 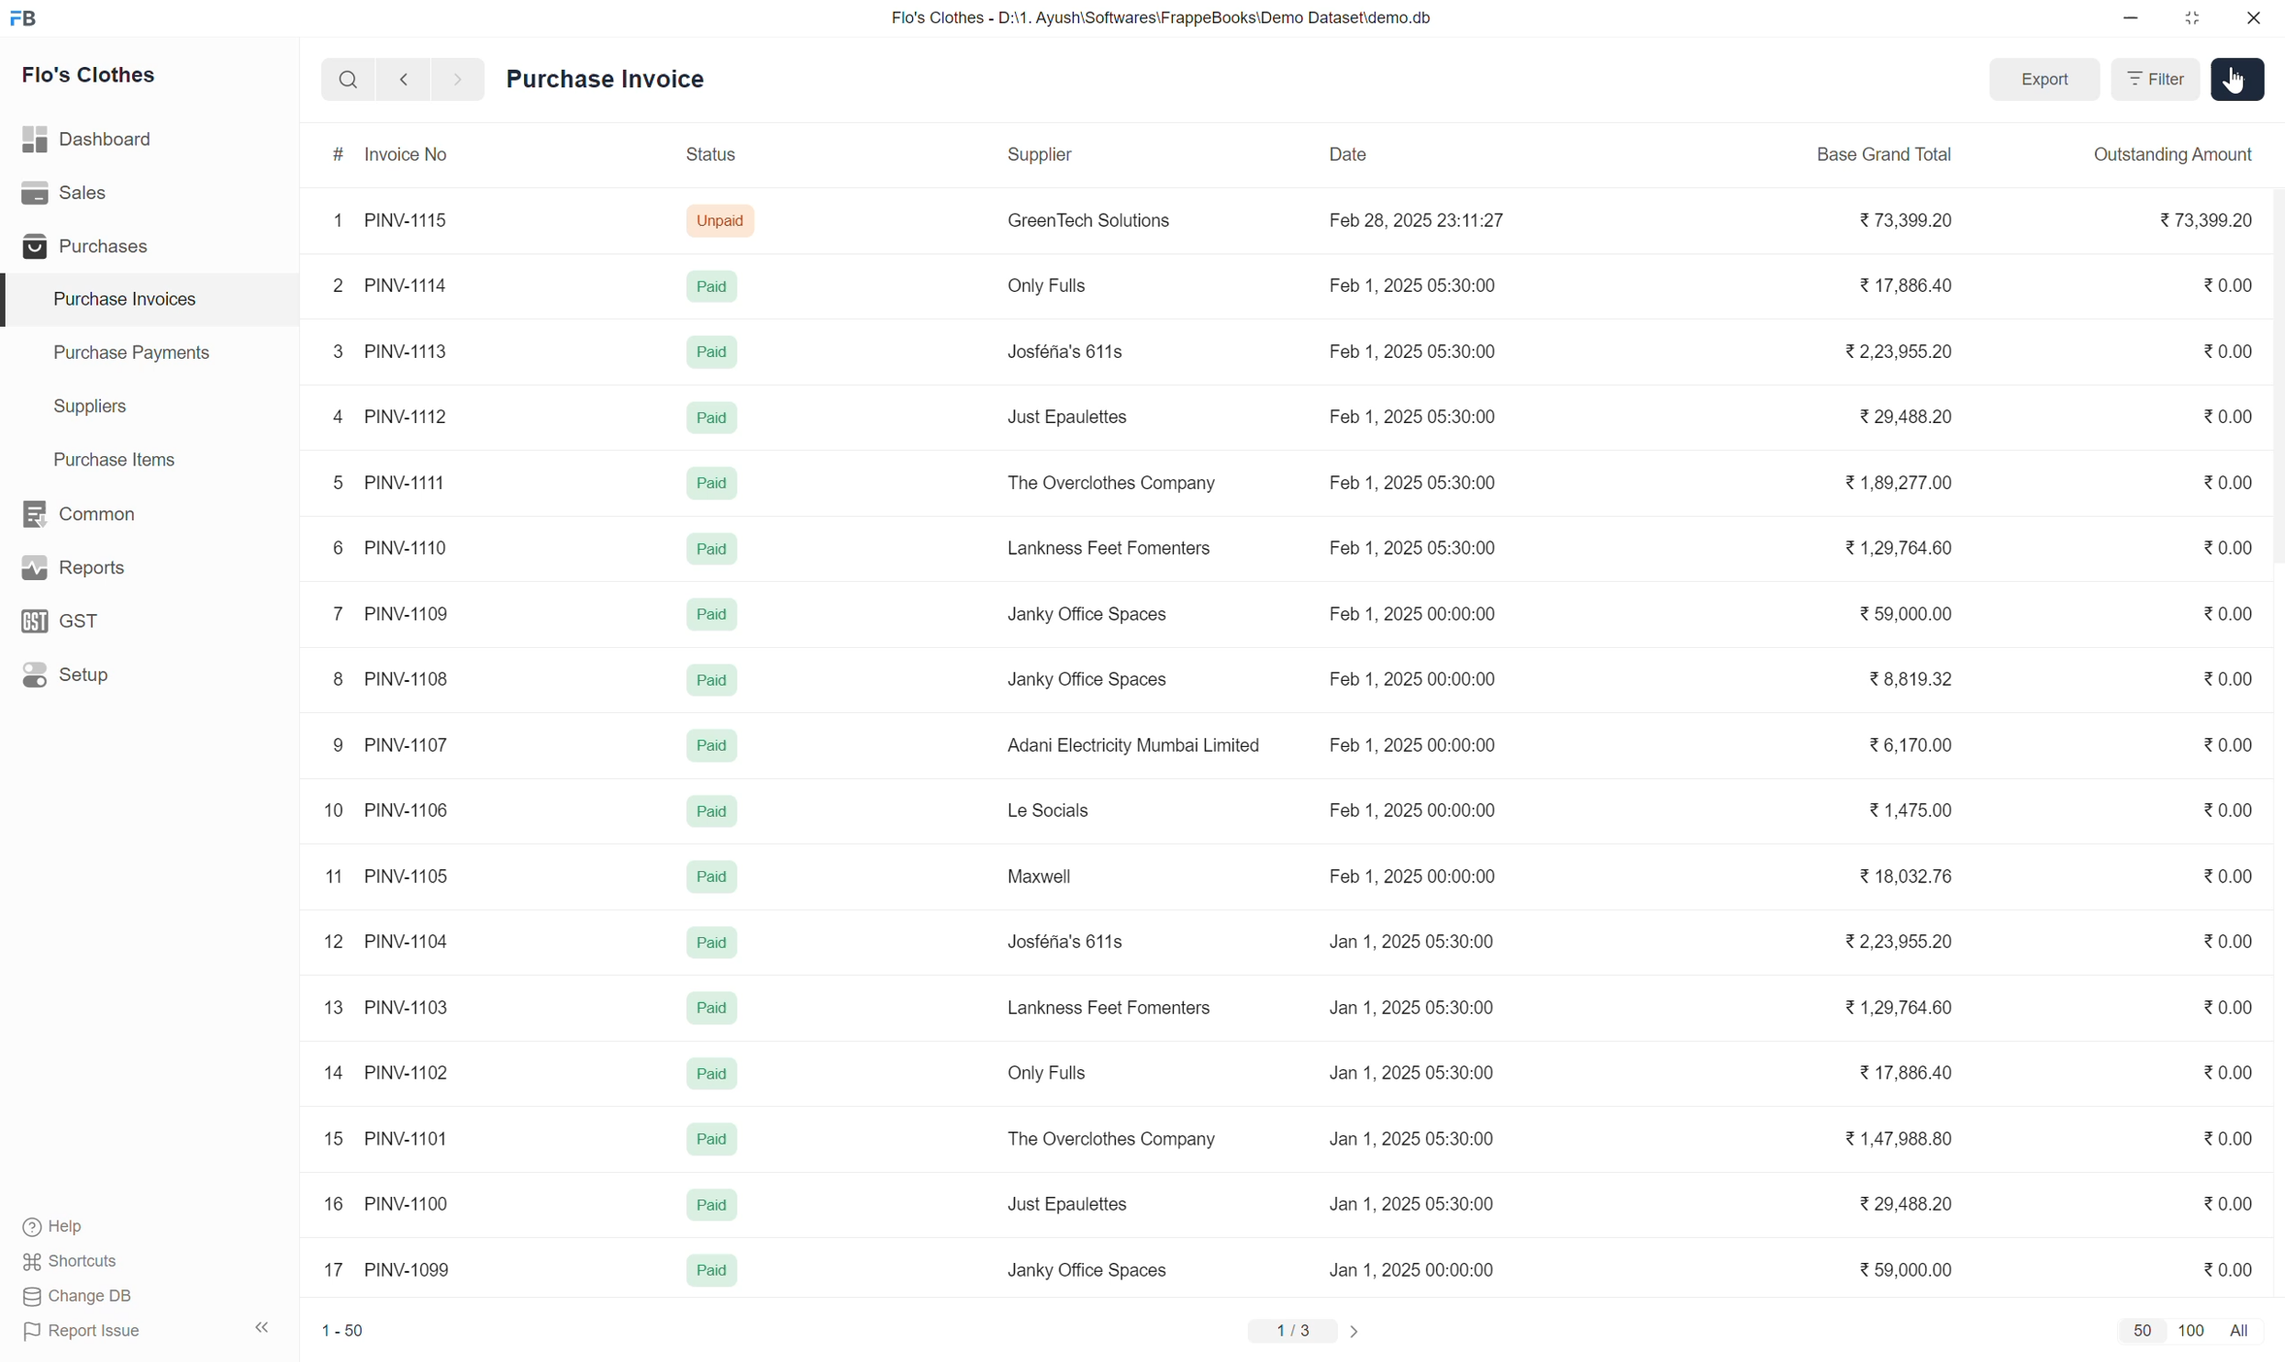 I want to click on Filter, so click(x=2157, y=82).